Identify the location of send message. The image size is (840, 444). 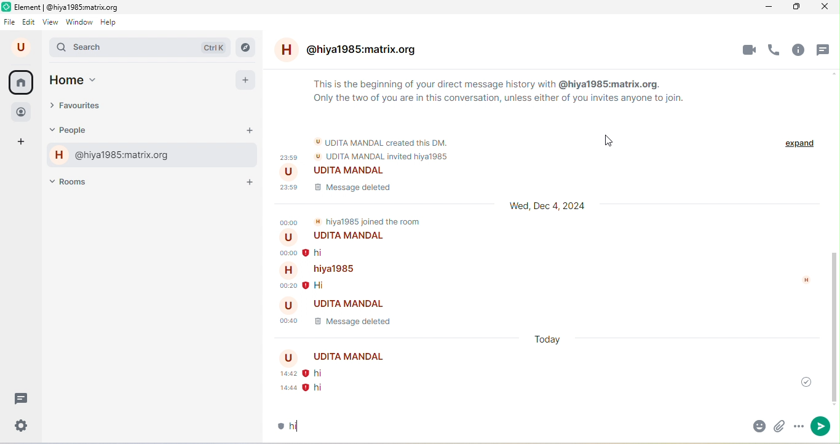
(821, 426).